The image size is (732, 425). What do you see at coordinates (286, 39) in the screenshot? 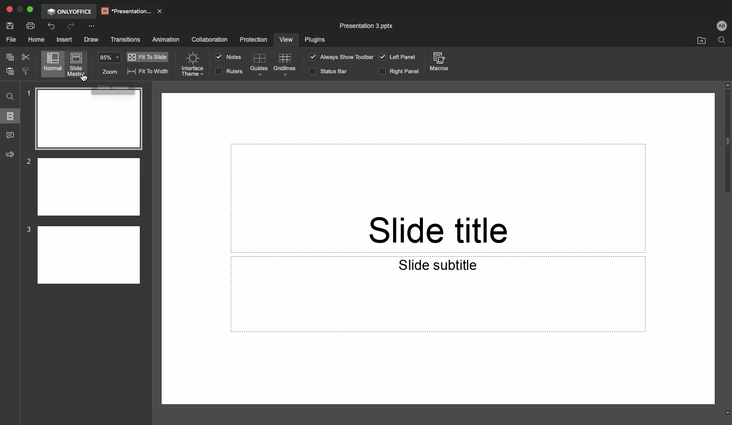
I see `View` at bounding box center [286, 39].